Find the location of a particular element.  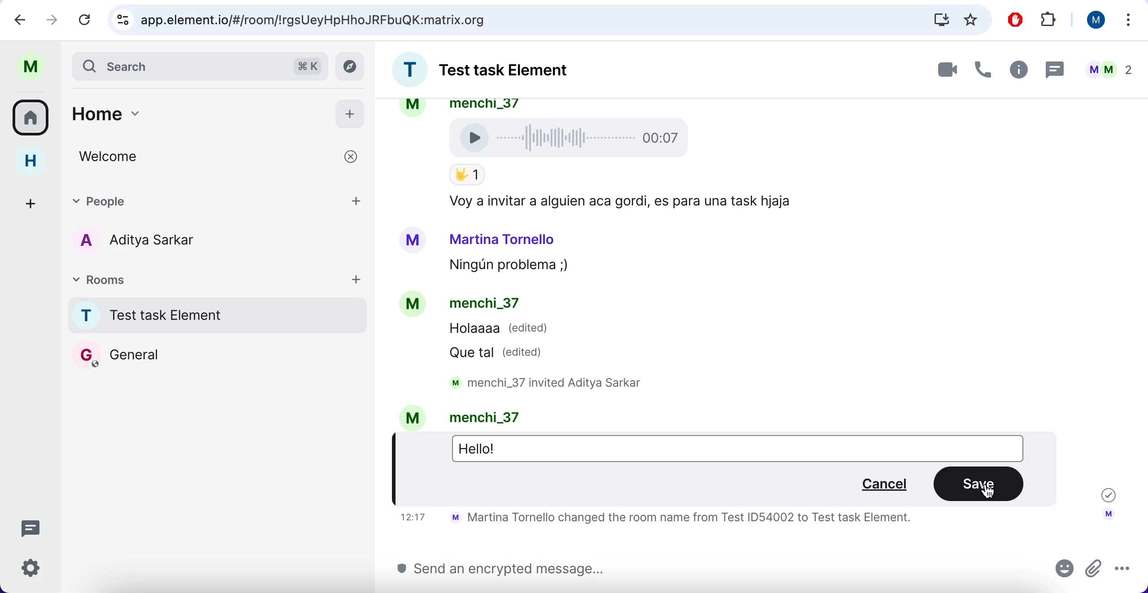

chat room 1 is located at coordinates (217, 317).